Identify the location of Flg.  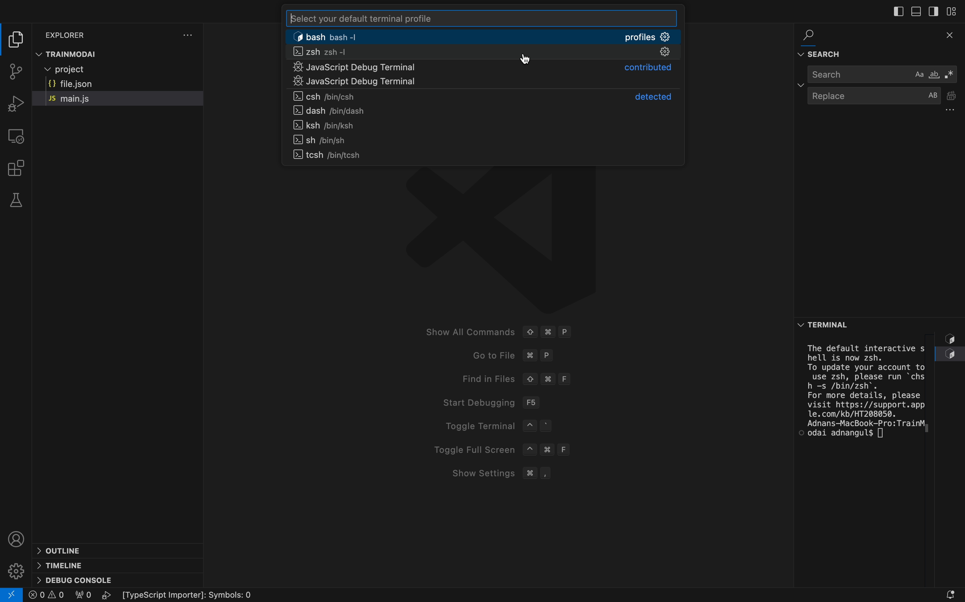
(82, 596).